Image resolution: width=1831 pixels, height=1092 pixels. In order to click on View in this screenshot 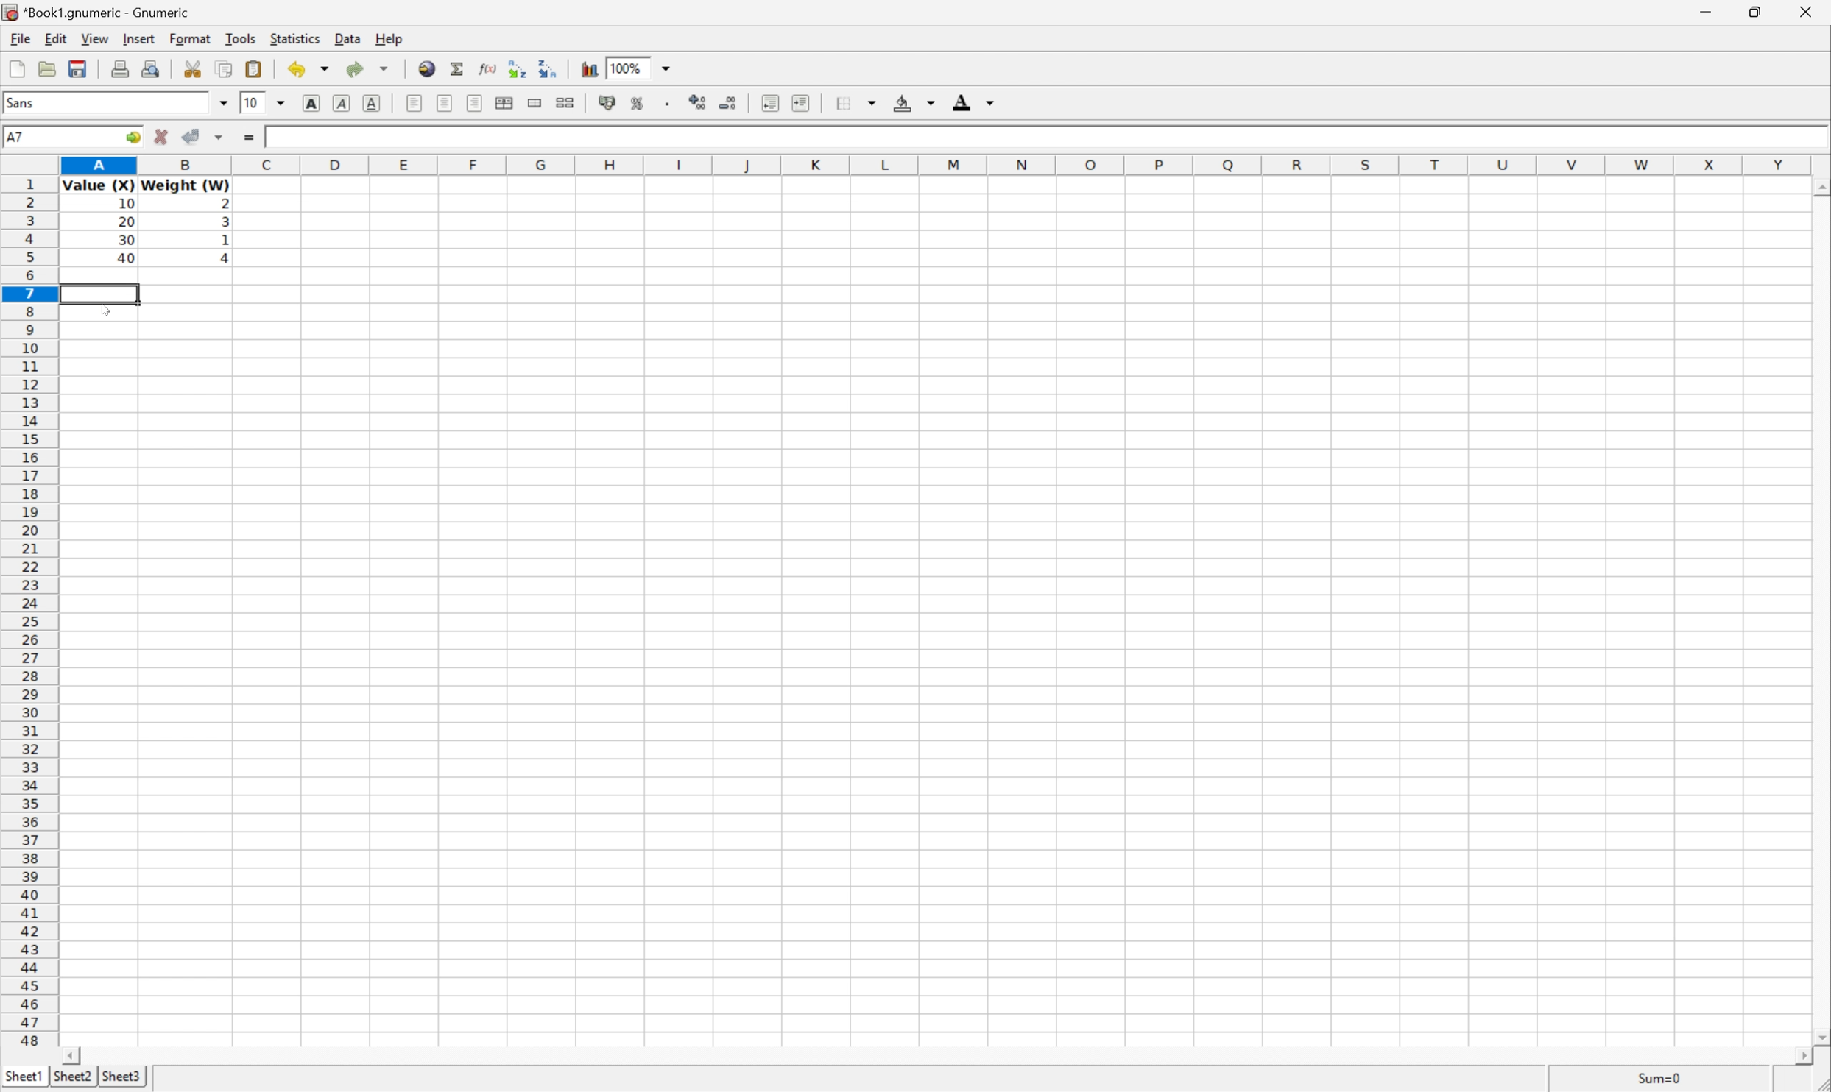, I will do `click(97, 39)`.